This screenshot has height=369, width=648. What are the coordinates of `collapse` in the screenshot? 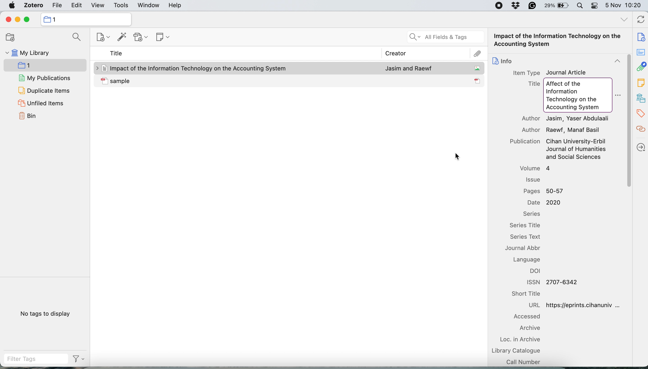 It's located at (617, 61).